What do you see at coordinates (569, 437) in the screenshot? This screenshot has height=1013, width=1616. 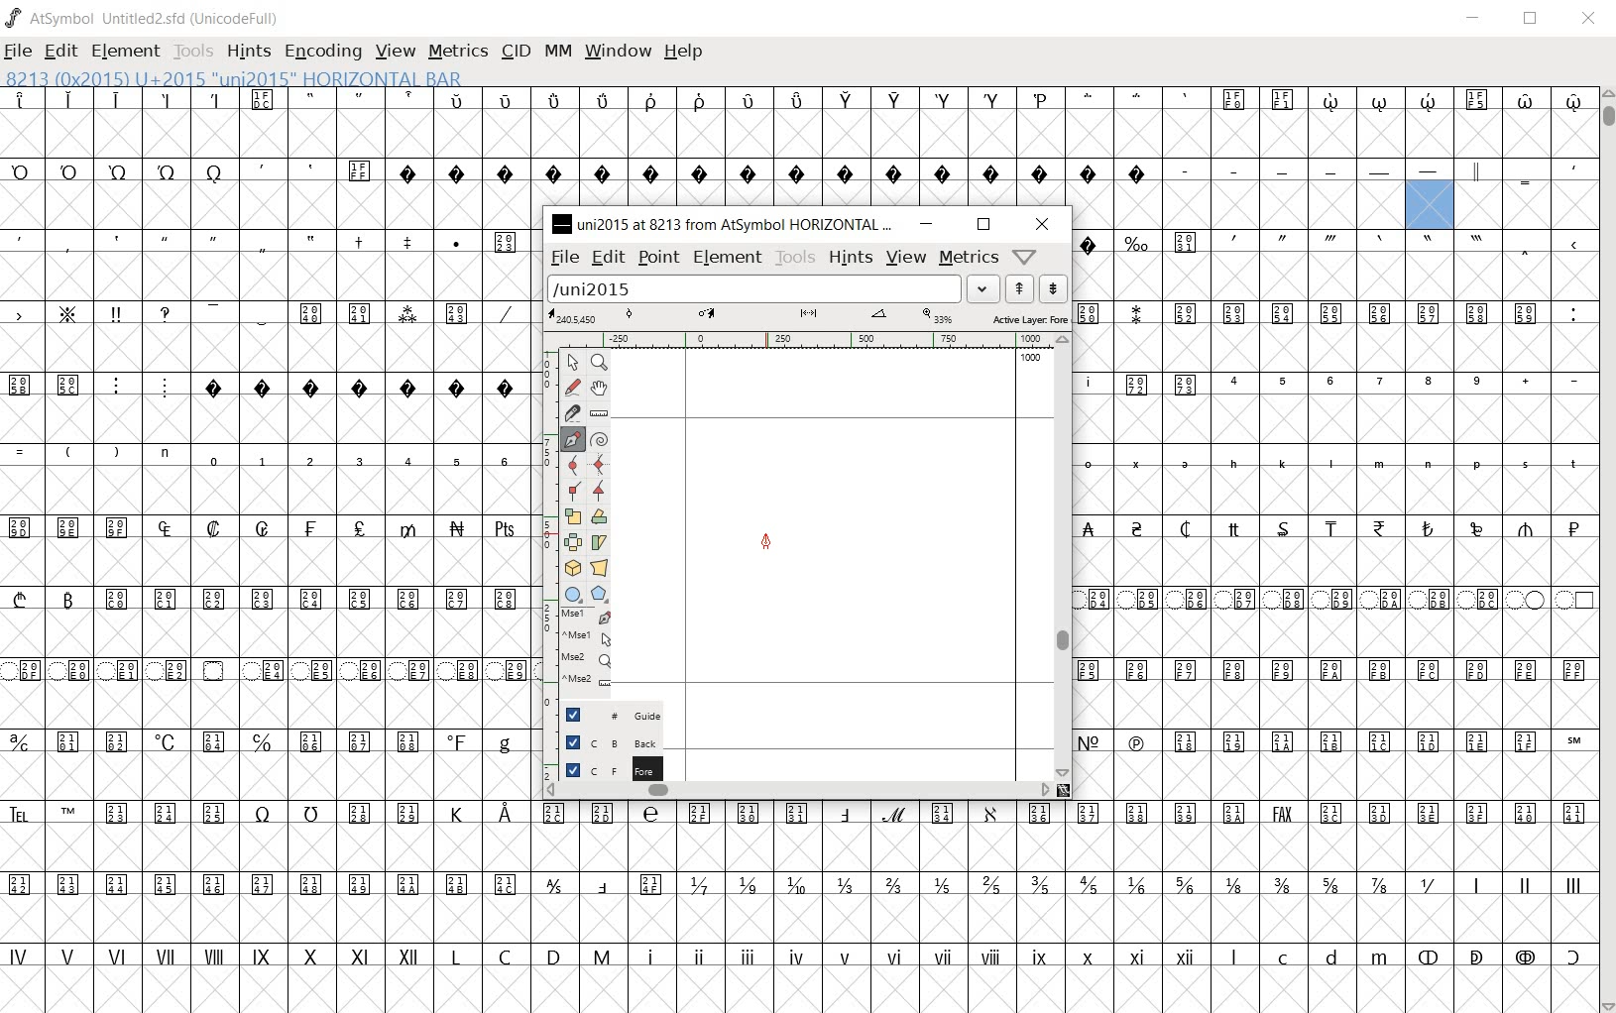 I see `add a point, then drag out its control points` at bounding box center [569, 437].